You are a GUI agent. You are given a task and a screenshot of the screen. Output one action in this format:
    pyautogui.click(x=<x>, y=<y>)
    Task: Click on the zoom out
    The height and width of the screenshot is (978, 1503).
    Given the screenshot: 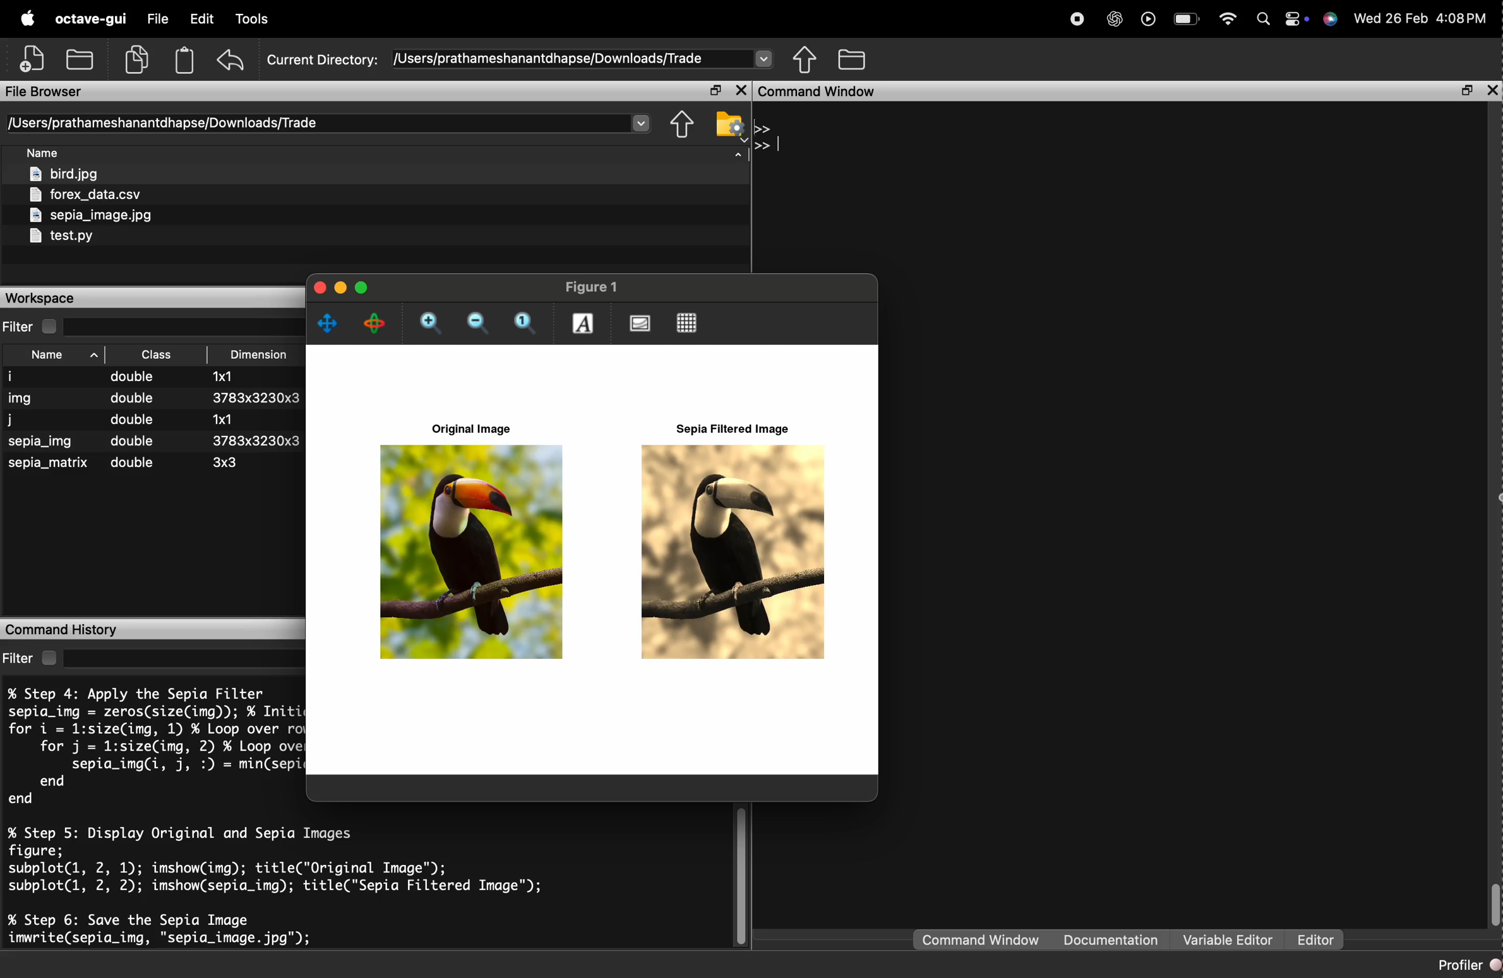 What is the action you would take?
    pyautogui.click(x=479, y=324)
    